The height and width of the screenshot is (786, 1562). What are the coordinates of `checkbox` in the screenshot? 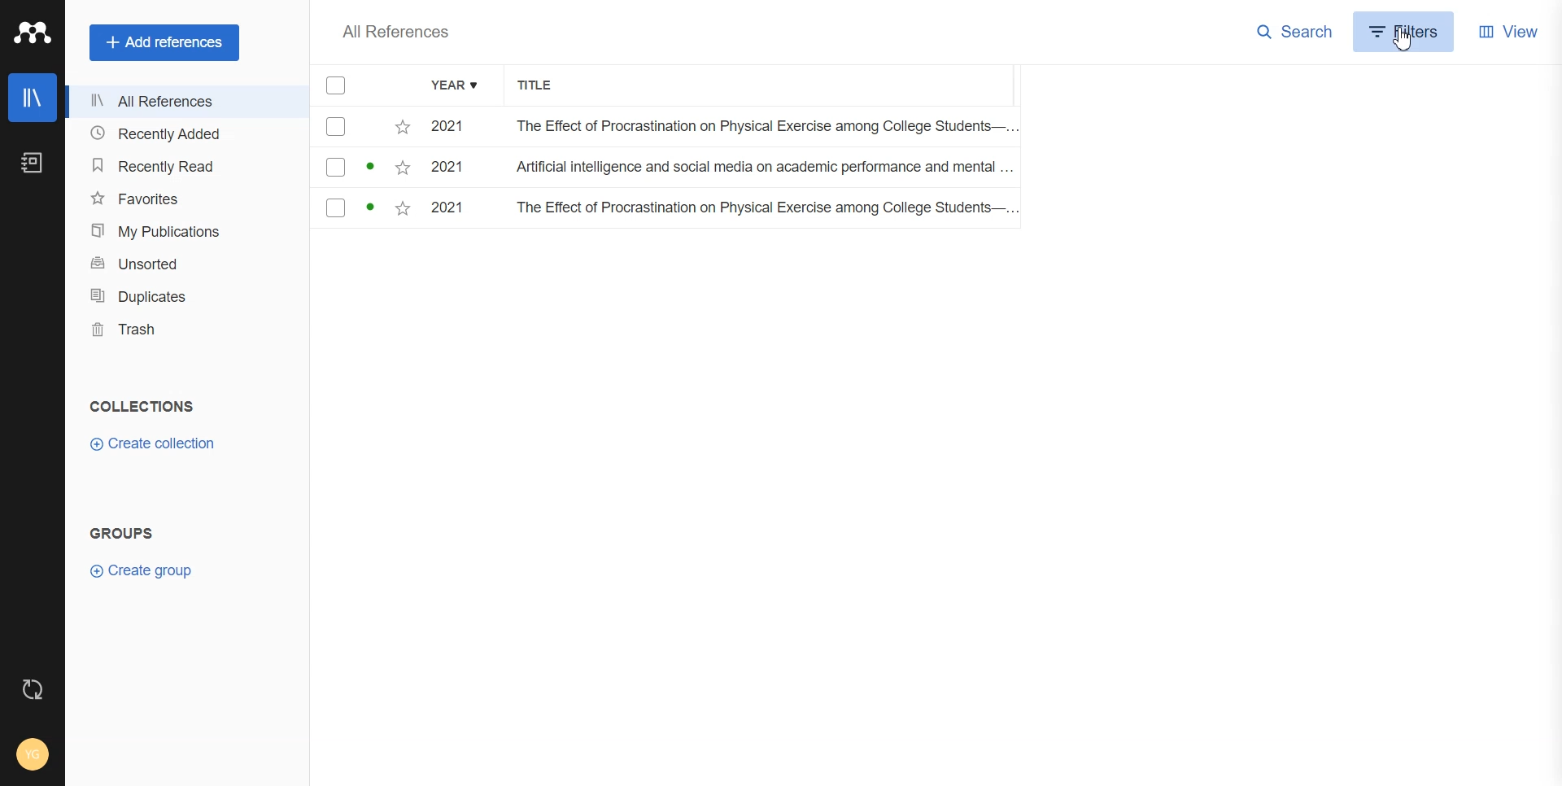 It's located at (364, 127).